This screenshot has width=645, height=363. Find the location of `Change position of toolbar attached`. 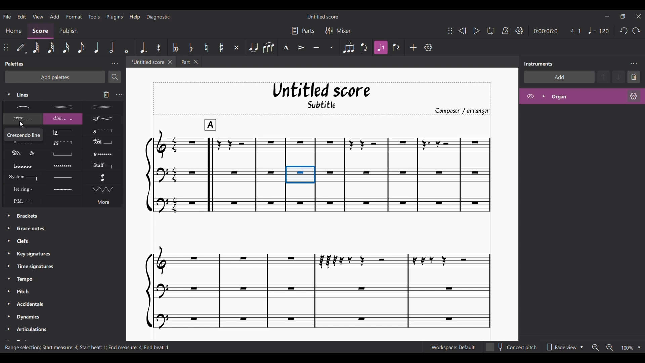

Change position of toolbar attached is located at coordinates (450, 31).